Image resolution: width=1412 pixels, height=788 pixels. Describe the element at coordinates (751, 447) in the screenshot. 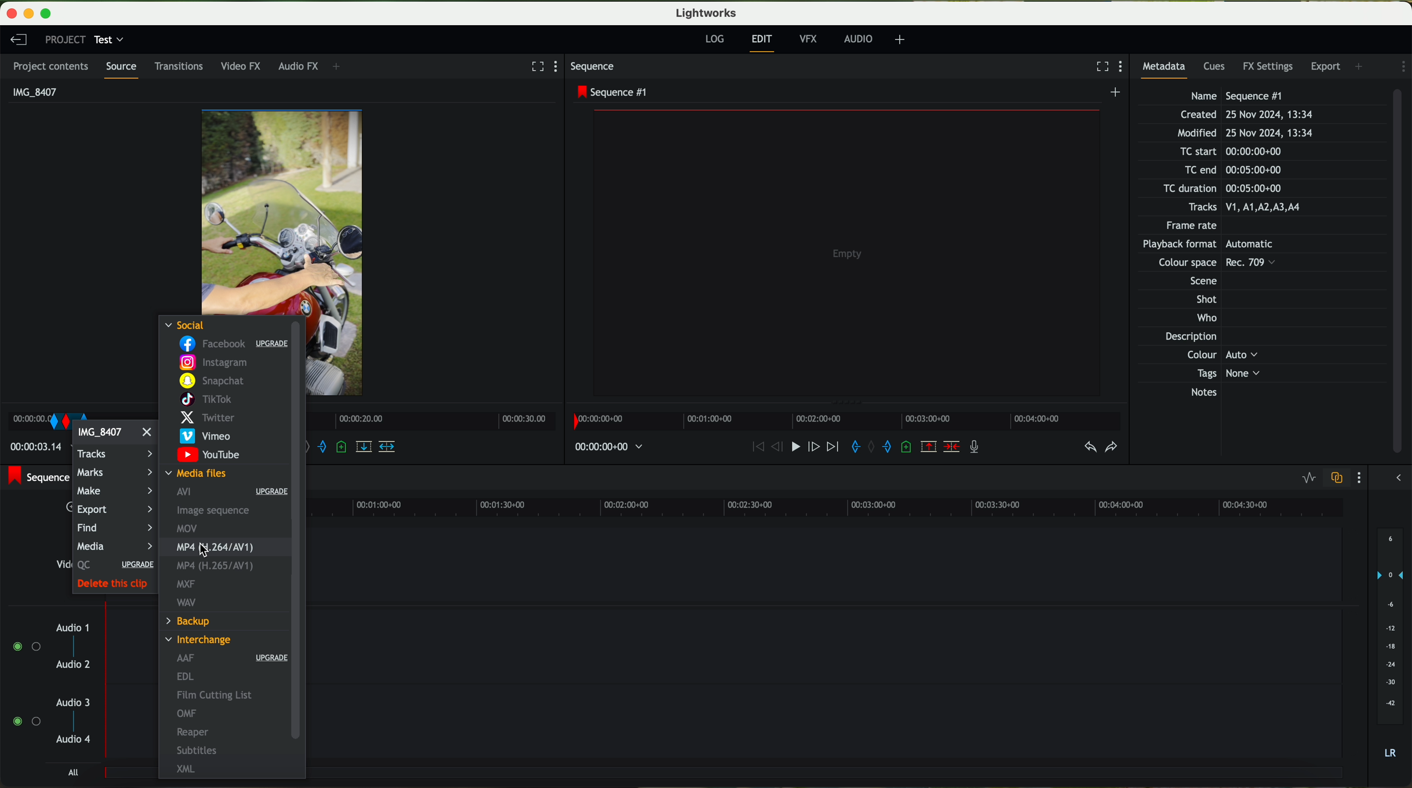

I see `move backward` at that location.